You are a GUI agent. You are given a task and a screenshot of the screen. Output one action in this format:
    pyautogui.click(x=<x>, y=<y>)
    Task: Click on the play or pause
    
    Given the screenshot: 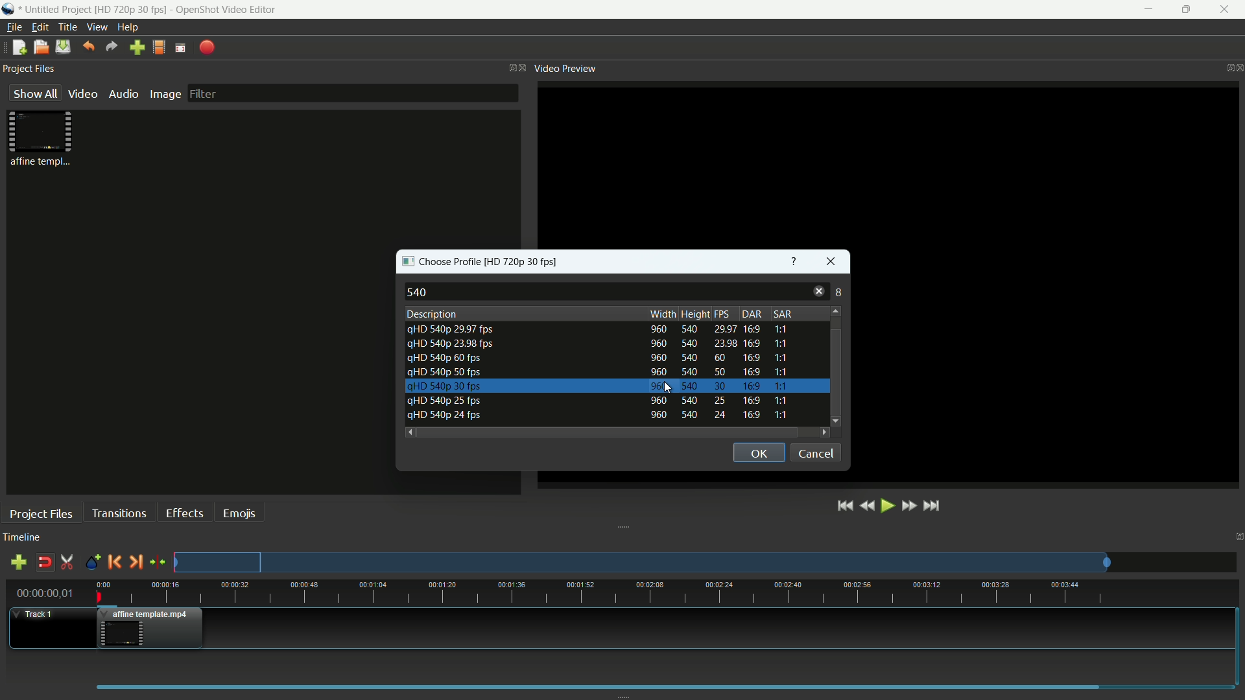 What is the action you would take?
    pyautogui.click(x=886, y=506)
    